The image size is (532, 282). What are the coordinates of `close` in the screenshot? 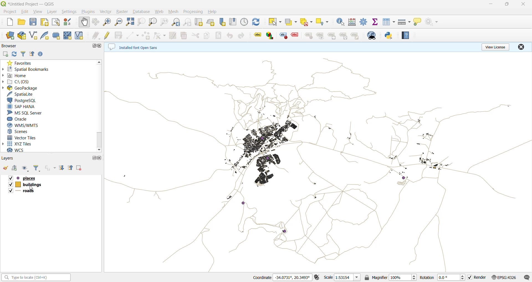 It's located at (523, 5).